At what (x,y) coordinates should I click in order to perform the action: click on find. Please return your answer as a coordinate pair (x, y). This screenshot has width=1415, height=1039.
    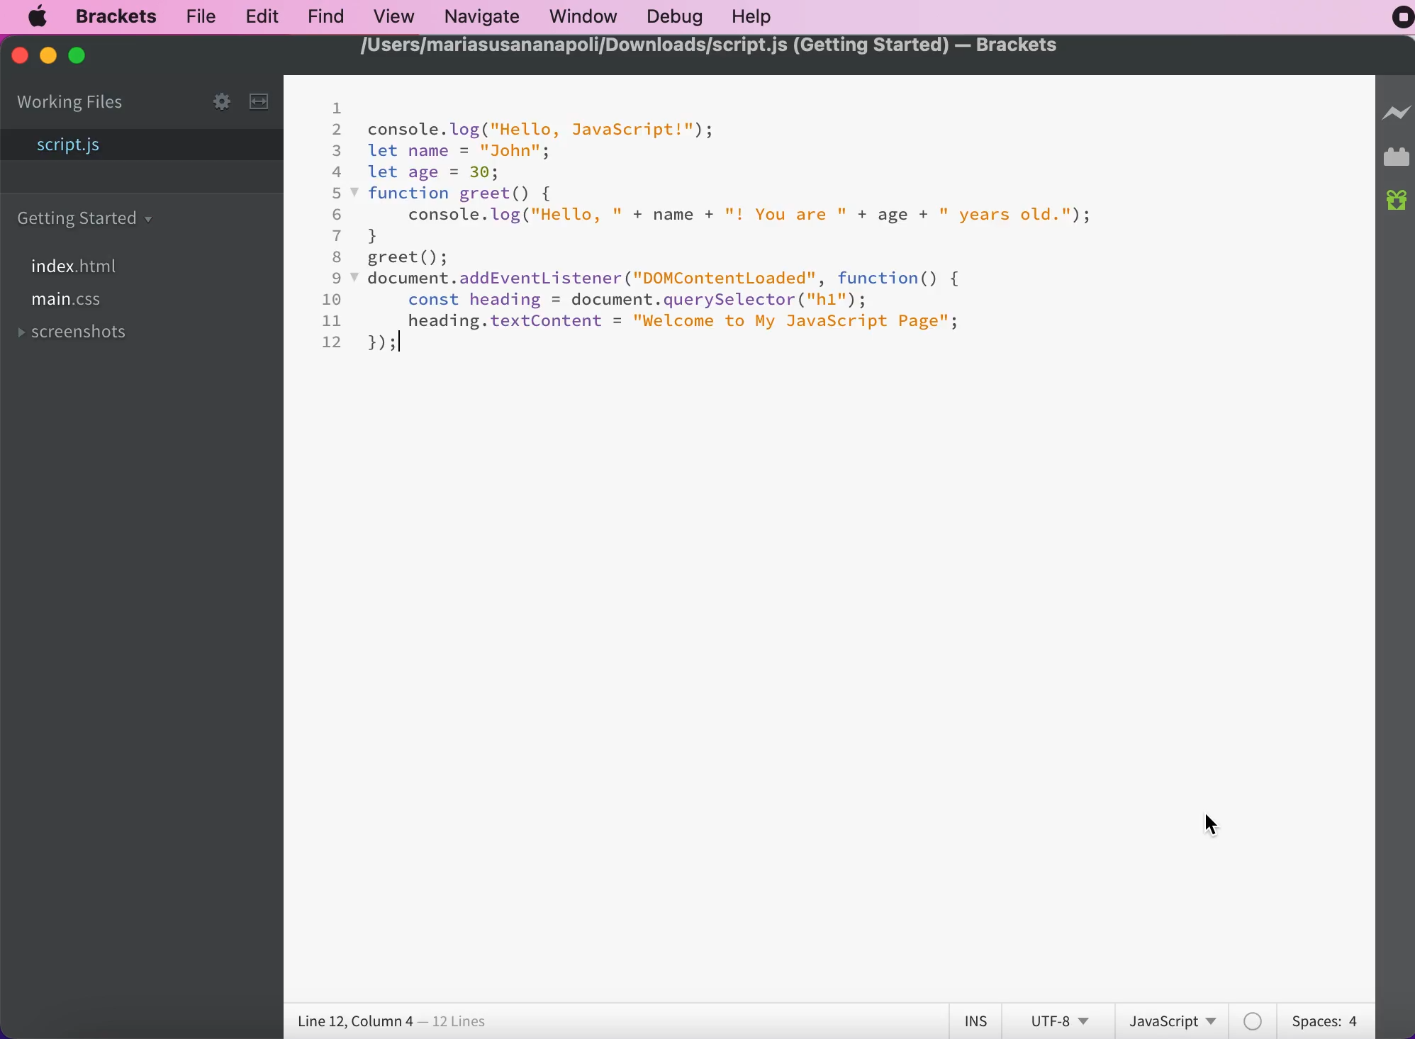
    Looking at the image, I should click on (322, 16).